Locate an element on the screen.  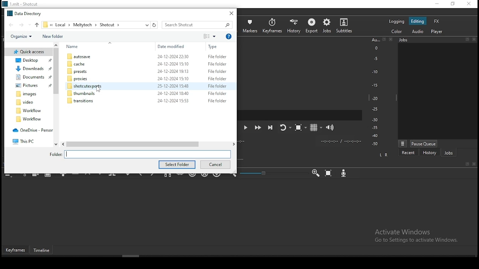
local folder is located at coordinates (81, 57).